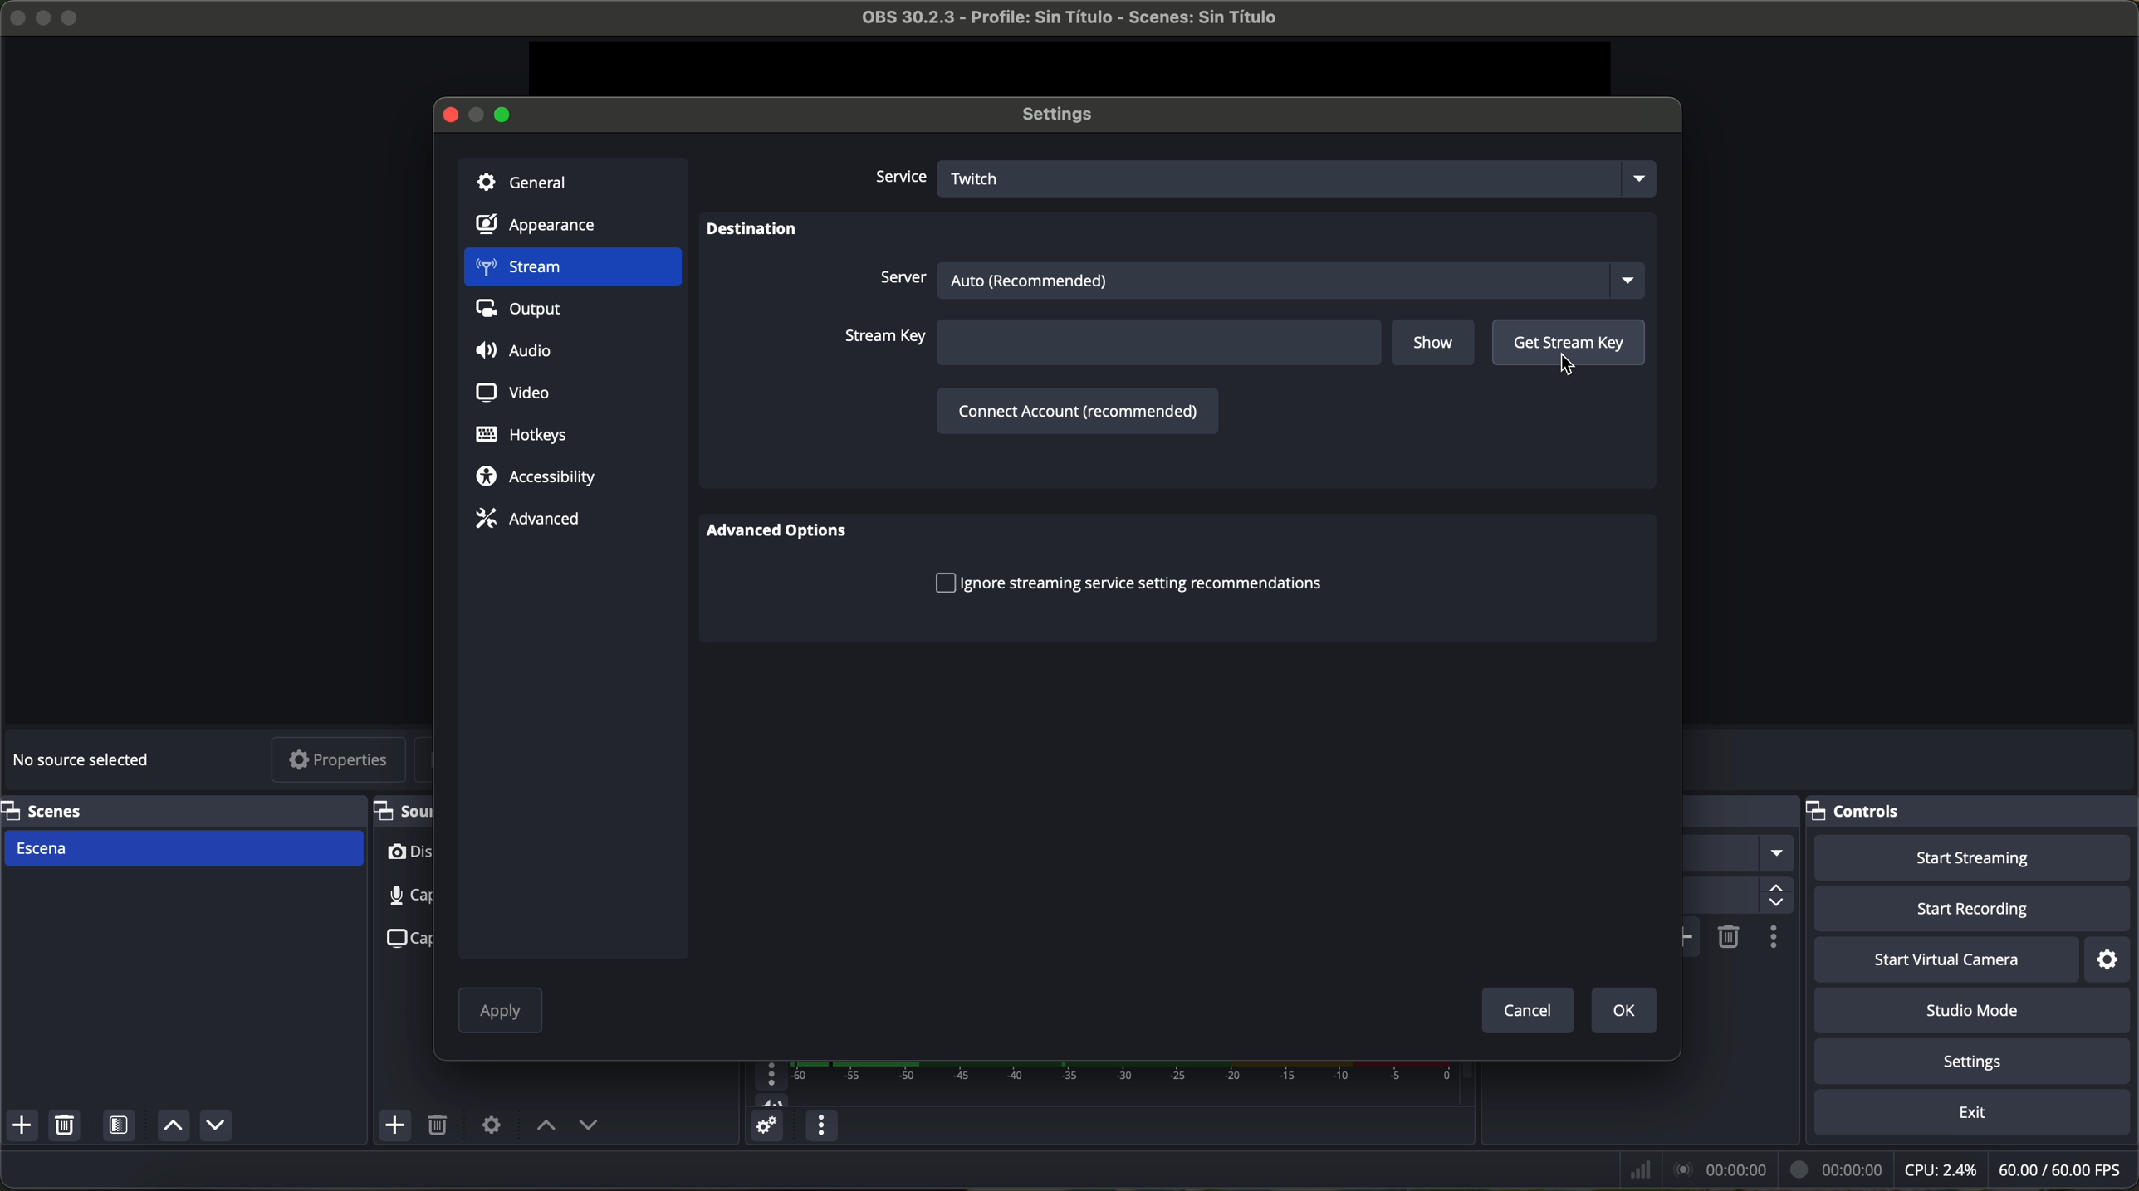 The width and height of the screenshot is (2139, 1191). What do you see at coordinates (1972, 812) in the screenshot?
I see `controls` at bounding box center [1972, 812].